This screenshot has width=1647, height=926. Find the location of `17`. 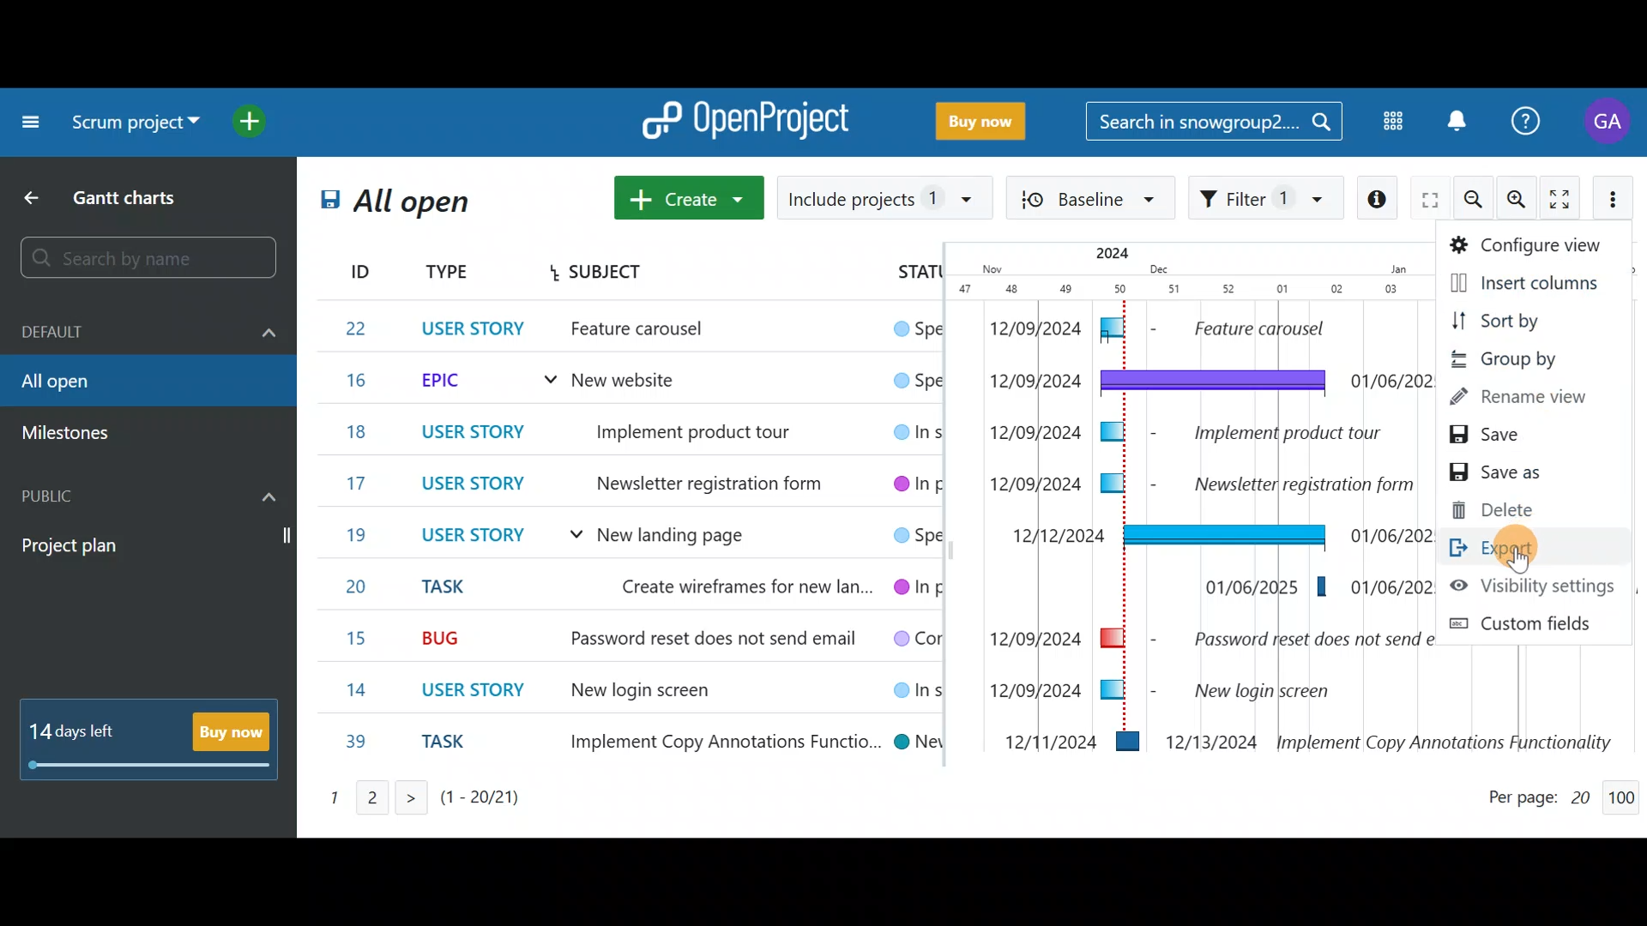

17 is located at coordinates (357, 484).